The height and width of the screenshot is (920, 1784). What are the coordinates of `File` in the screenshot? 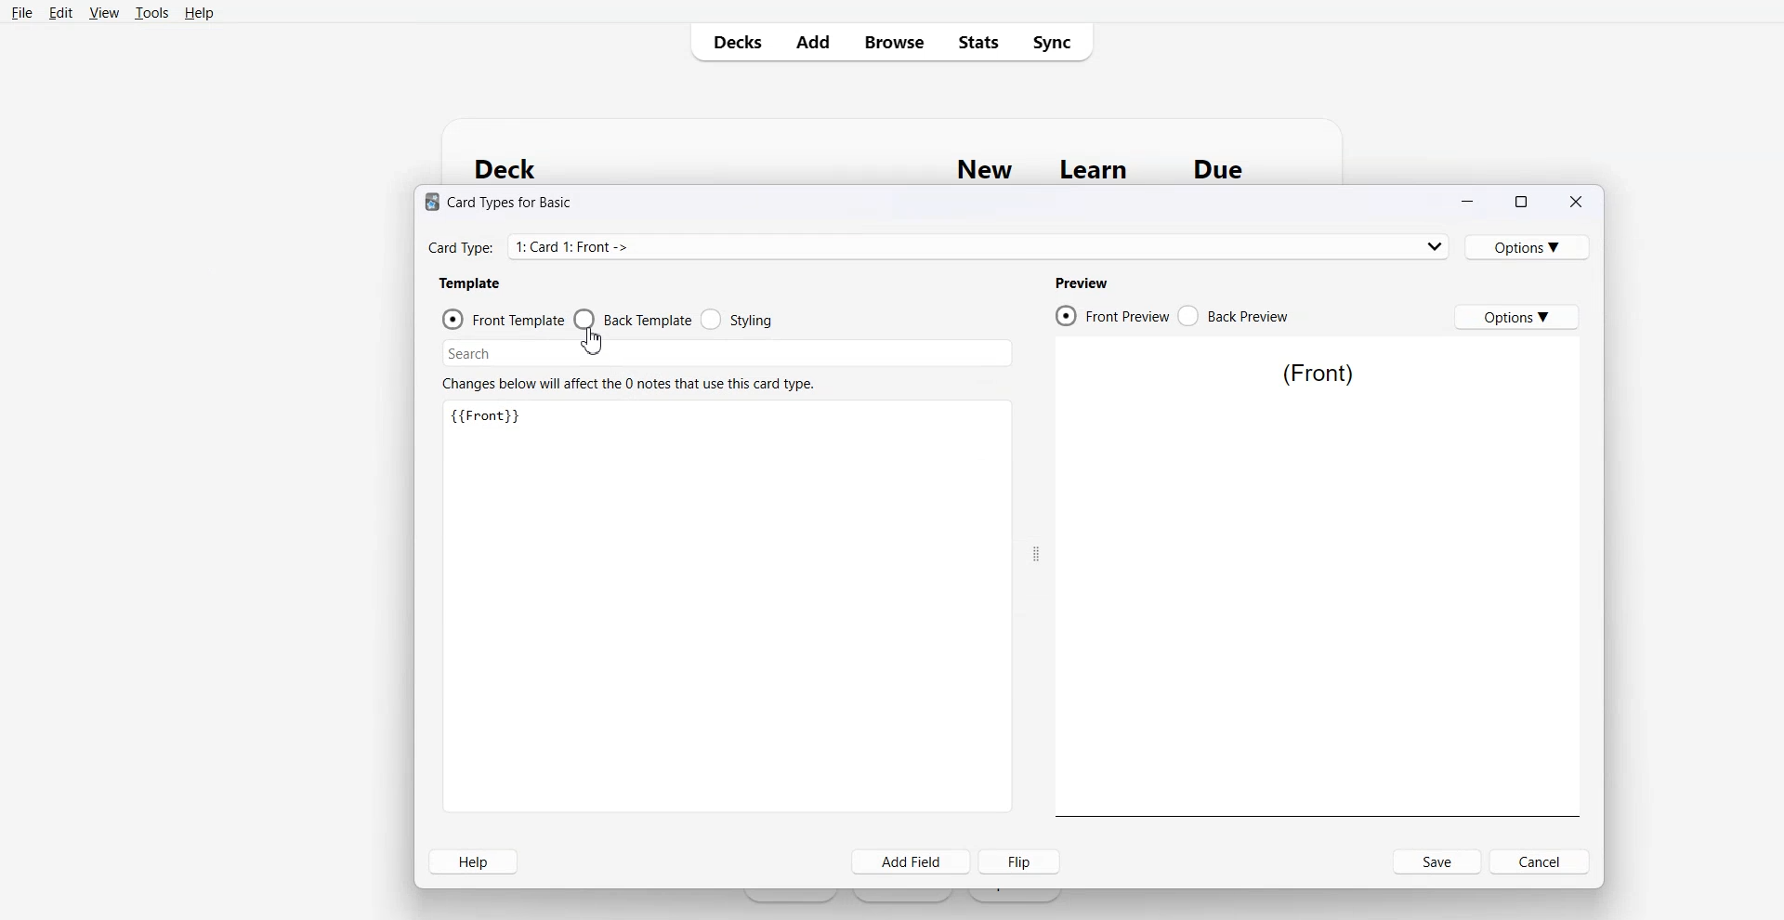 It's located at (21, 12).